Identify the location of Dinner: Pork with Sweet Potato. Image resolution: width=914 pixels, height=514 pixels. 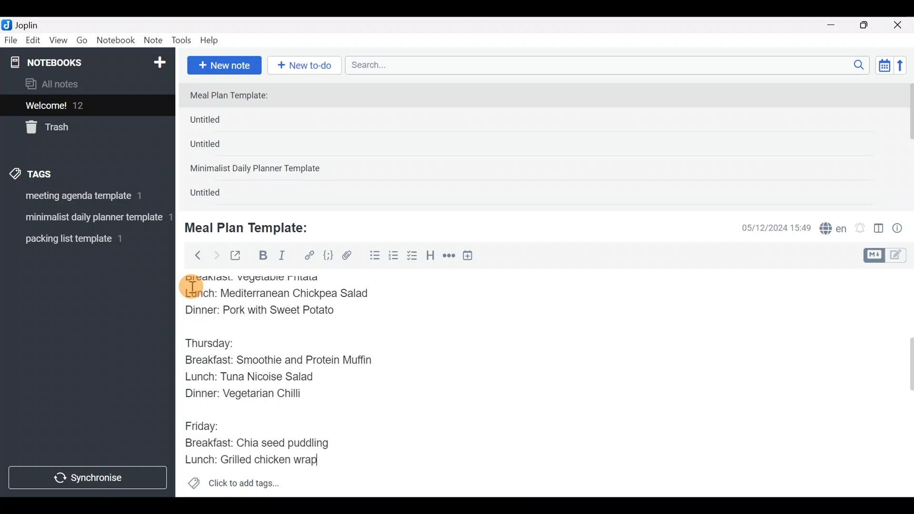
(270, 310).